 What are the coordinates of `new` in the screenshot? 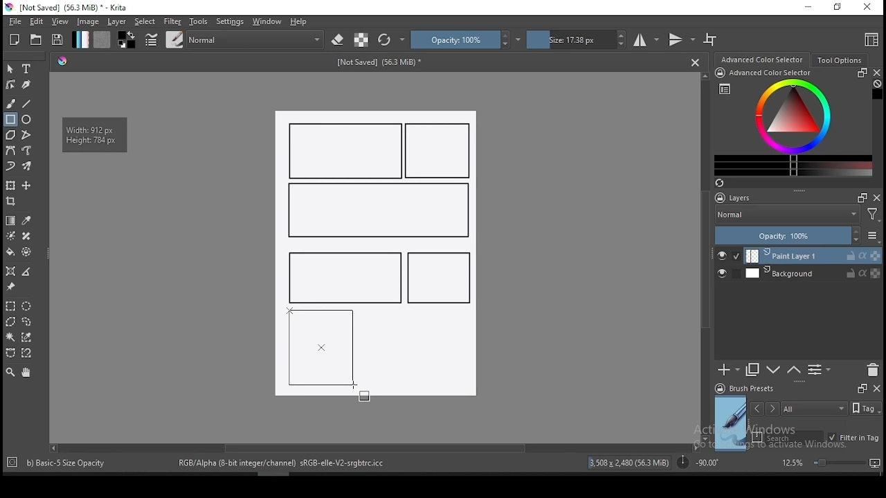 It's located at (15, 39).